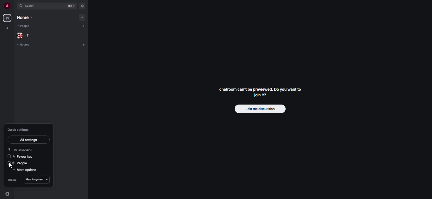 The image size is (432, 199). Describe the element at coordinates (24, 18) in the screenshot. I see `home` at that location.